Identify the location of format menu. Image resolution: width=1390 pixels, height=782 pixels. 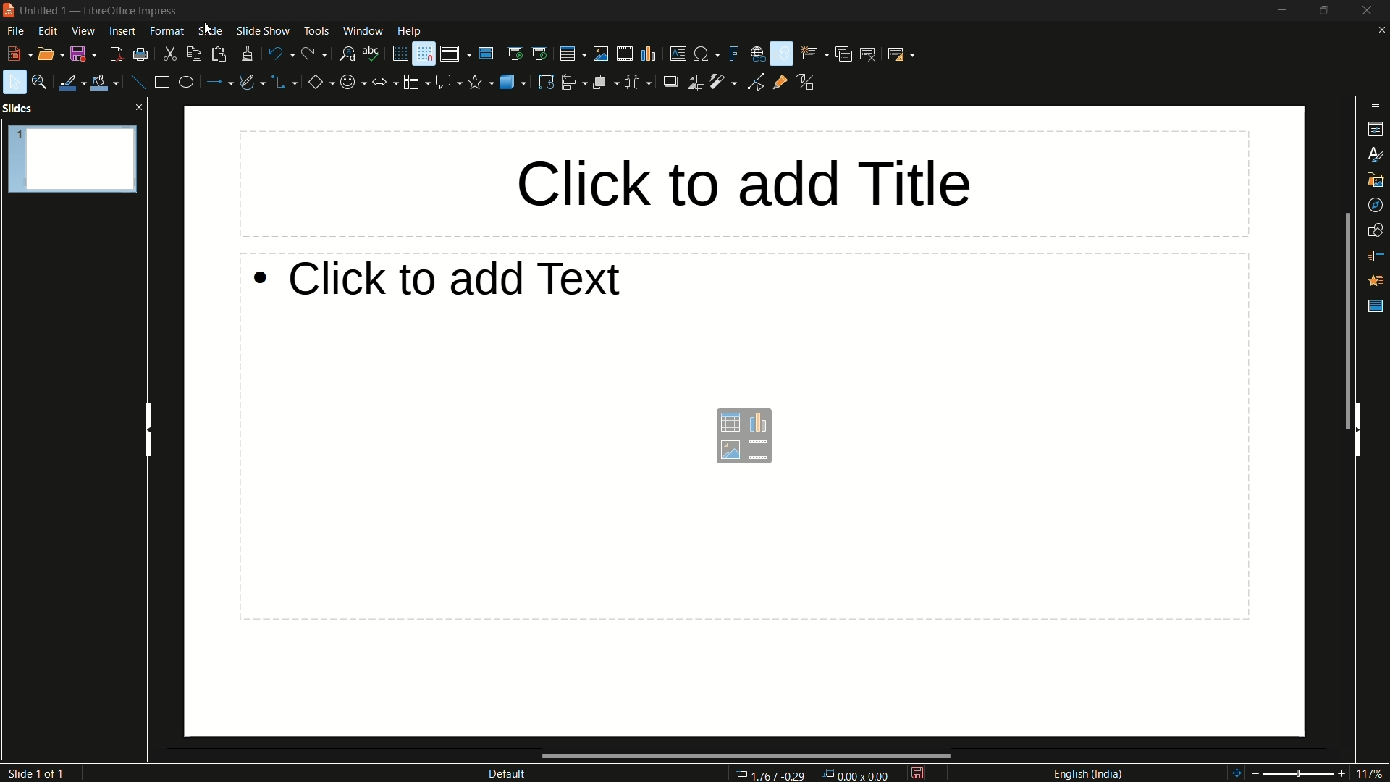
(167, 32).